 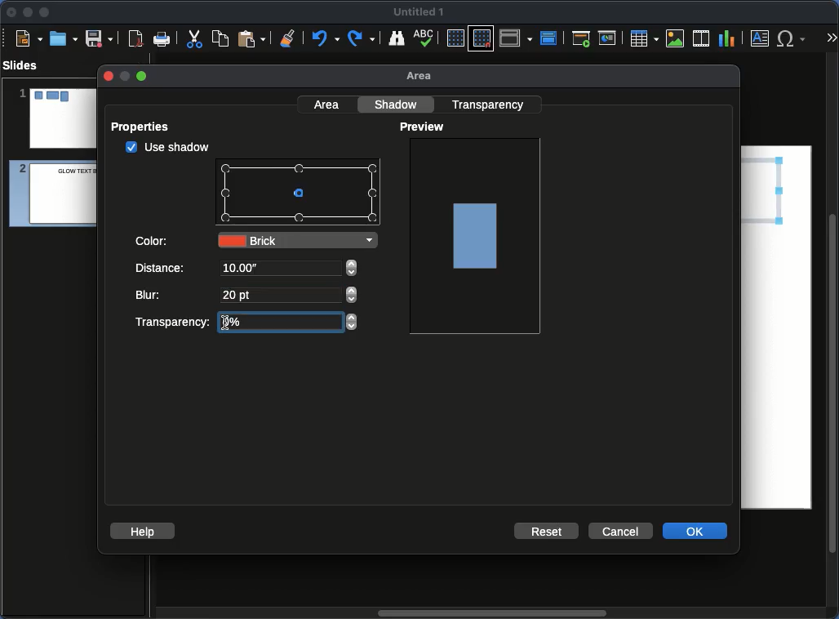 I want to click on Area, so click(x=424, y=77).